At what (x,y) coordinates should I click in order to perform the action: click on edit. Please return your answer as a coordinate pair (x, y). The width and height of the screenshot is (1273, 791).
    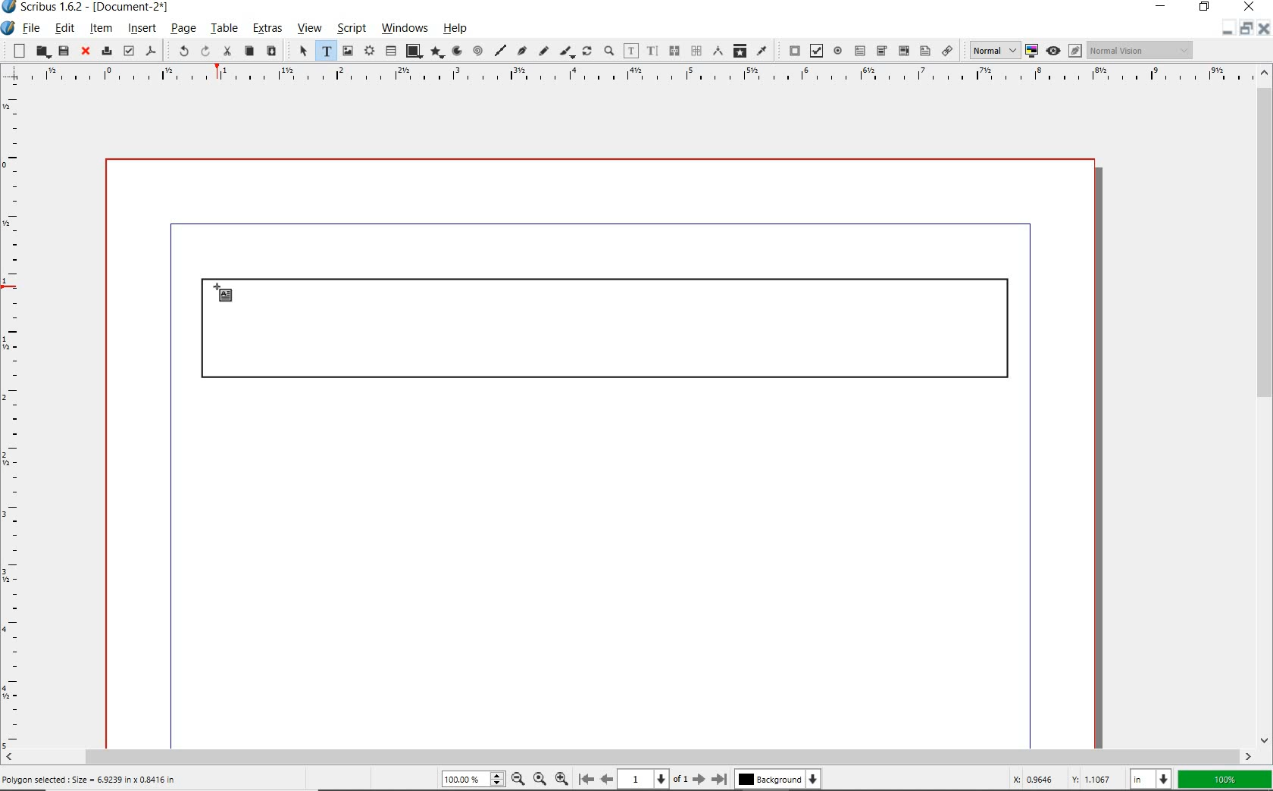
    Looking at the image, I should click on (65, 28).